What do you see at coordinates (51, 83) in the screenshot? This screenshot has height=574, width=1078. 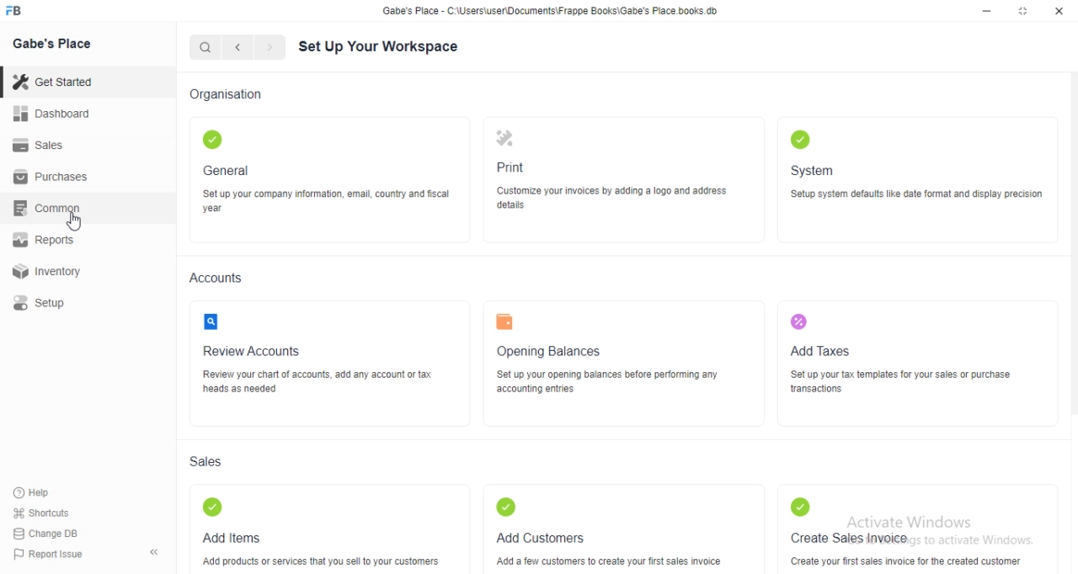 I see `Get Started` at bounding box center [51, 83].